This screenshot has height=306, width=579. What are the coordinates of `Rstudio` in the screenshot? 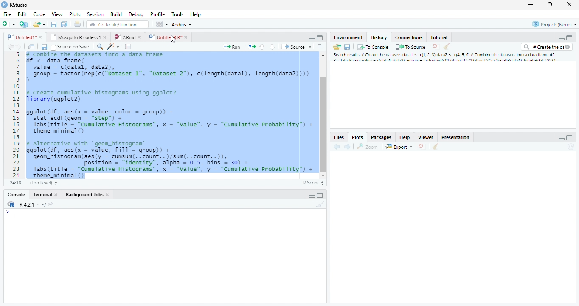 It's located at (14, 4).